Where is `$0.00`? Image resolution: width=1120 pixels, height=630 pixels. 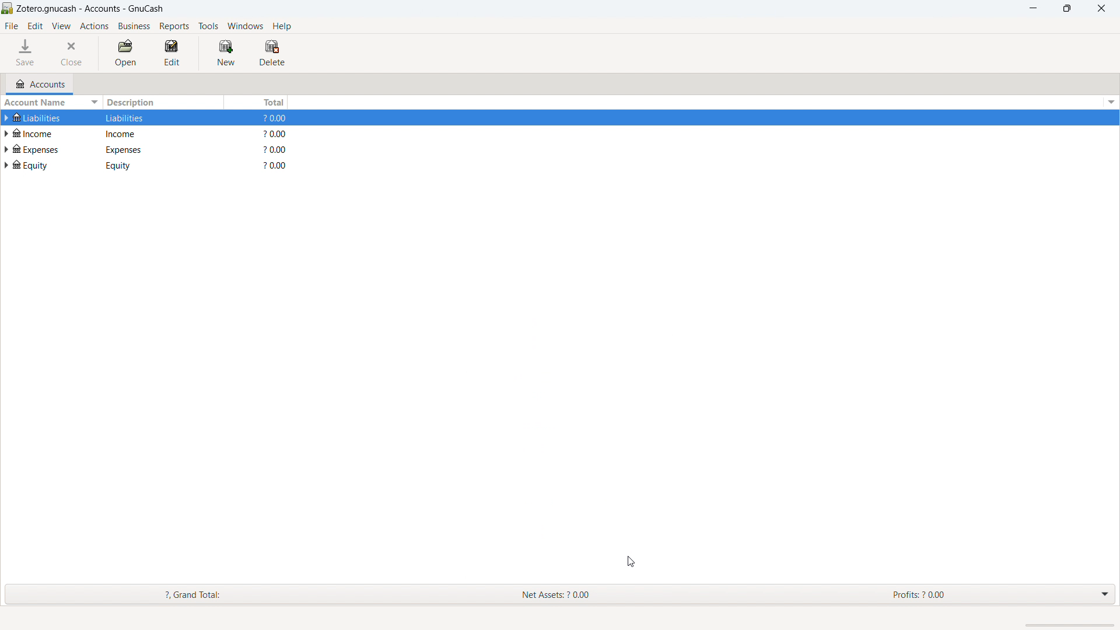
$0.00 is located at coordinates (276, 165).